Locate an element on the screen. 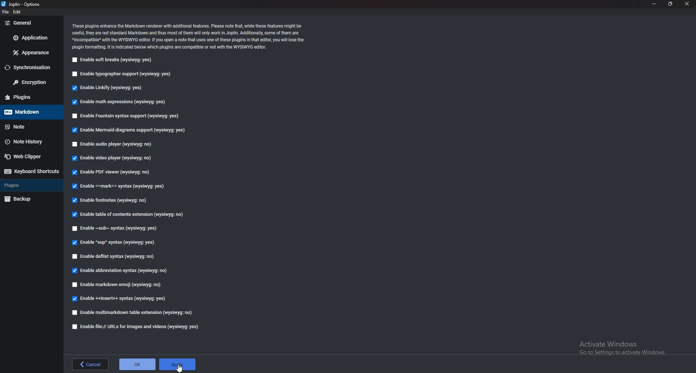 Image resolution: width=696 pixels, height=373 pixels. back is located at coordinates (90, 365).